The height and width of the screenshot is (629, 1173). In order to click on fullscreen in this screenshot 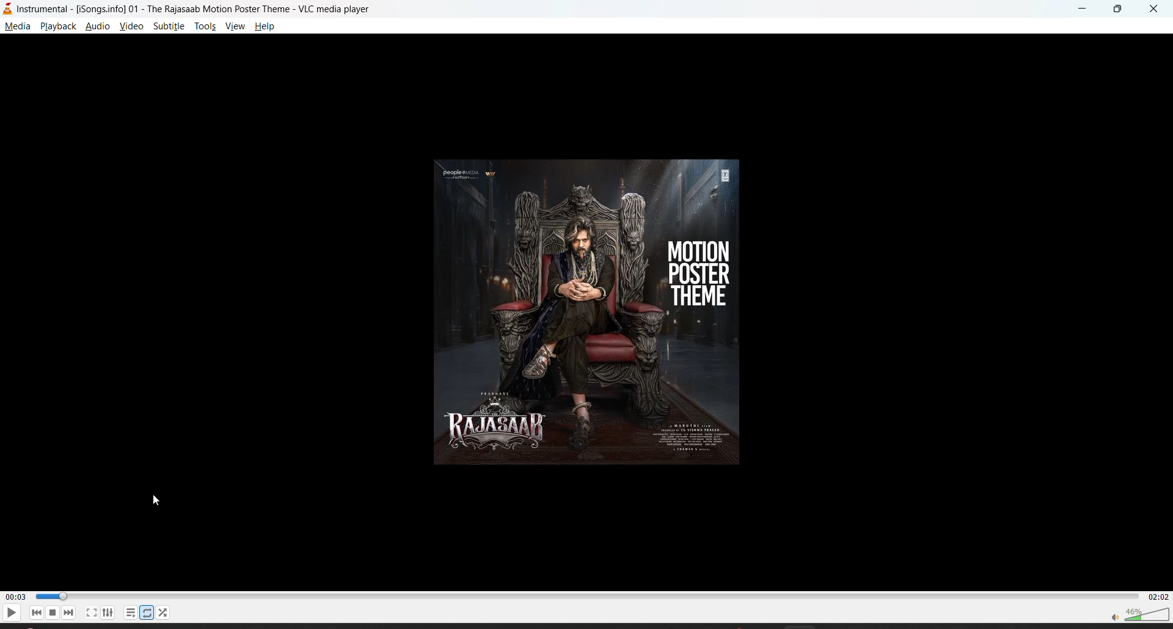, I will do `click(92, 613)`.